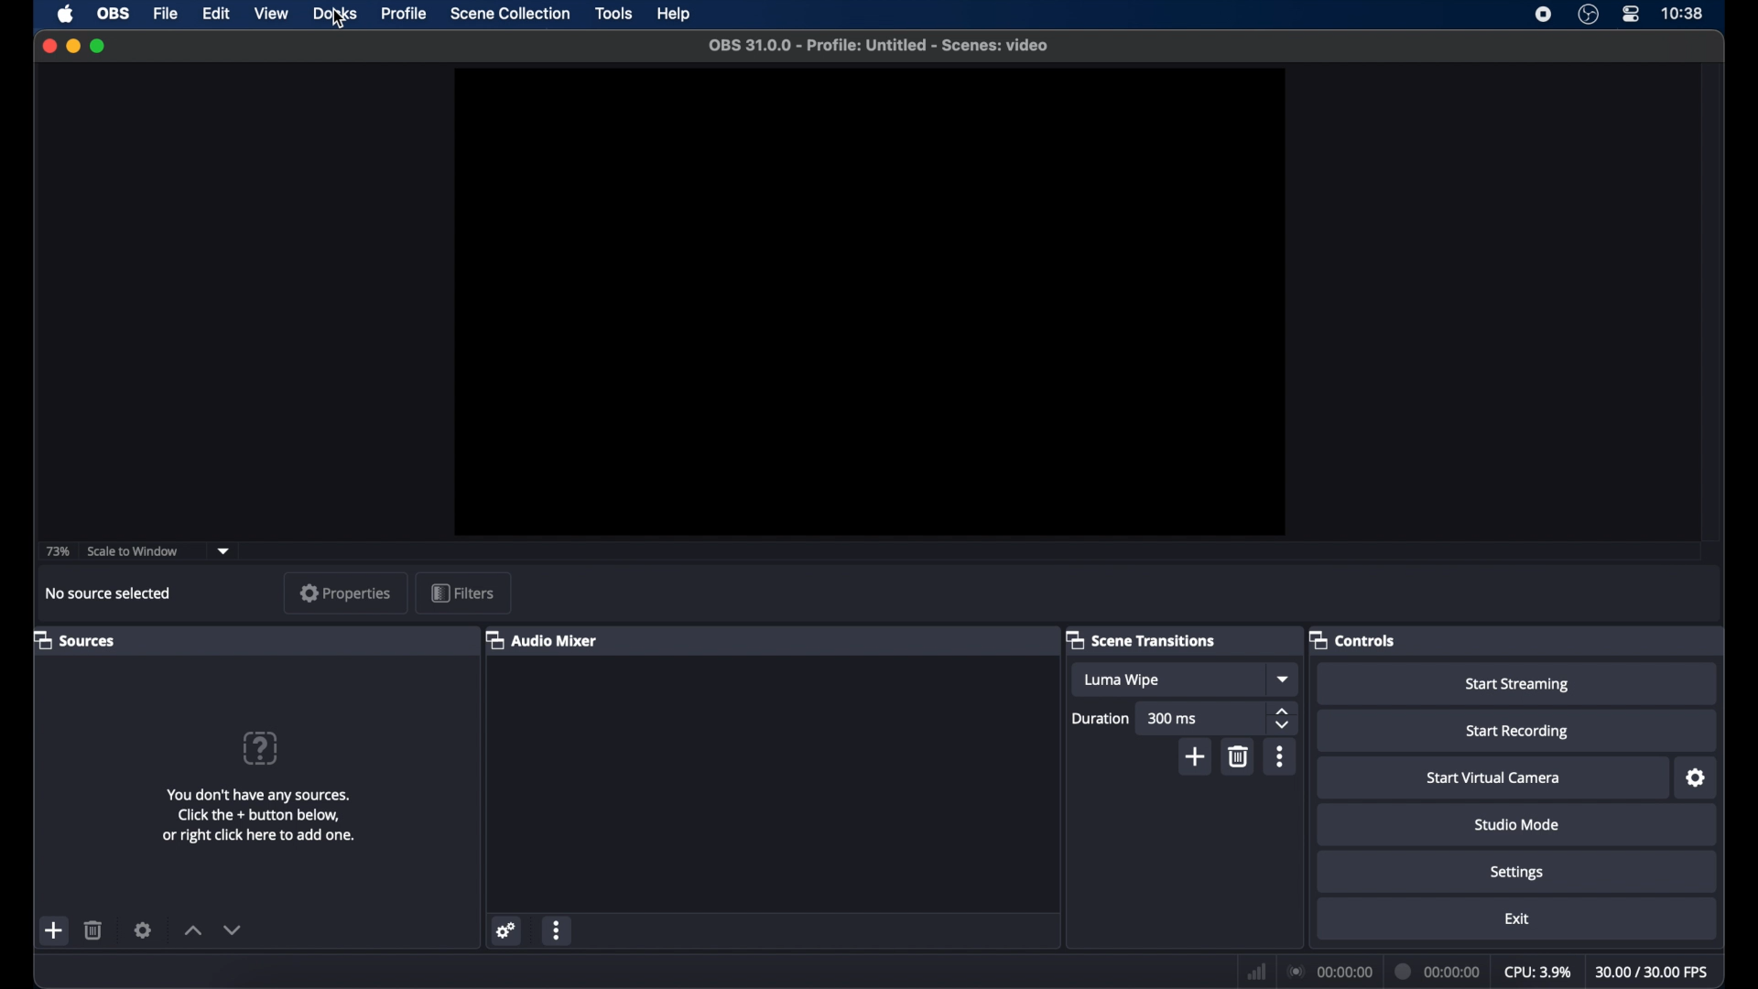 This screenshot has height=989, width=1758. I want to click on cpu: 3.9%, so click(1538, 973).